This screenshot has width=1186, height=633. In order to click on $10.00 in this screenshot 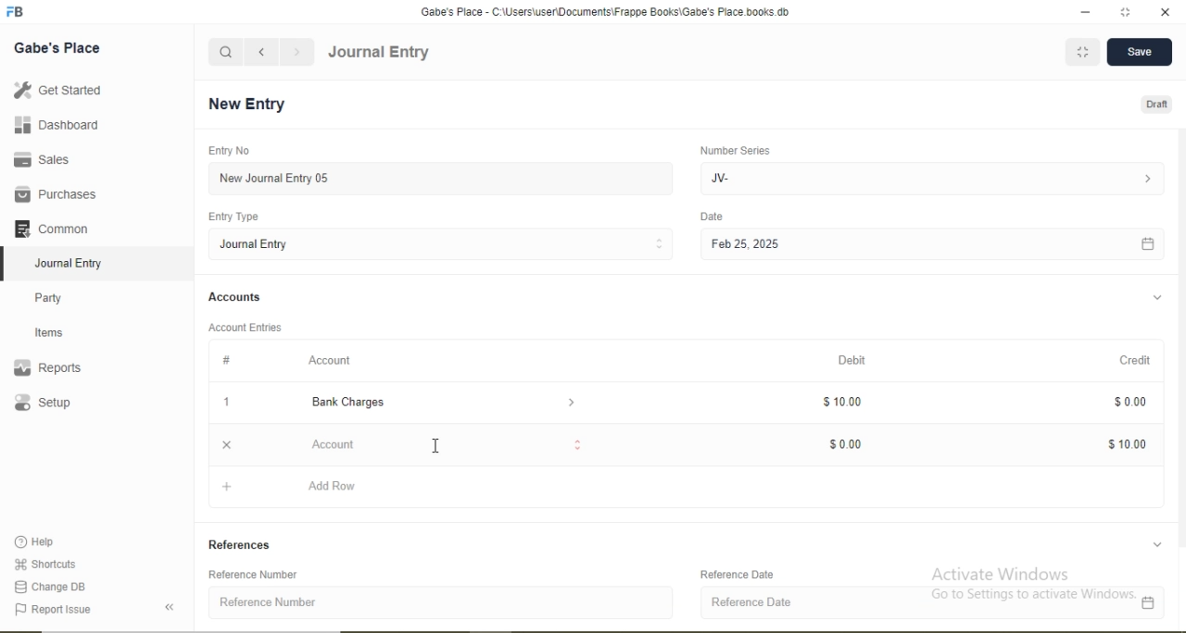, I will do `click(1129, 444)`.